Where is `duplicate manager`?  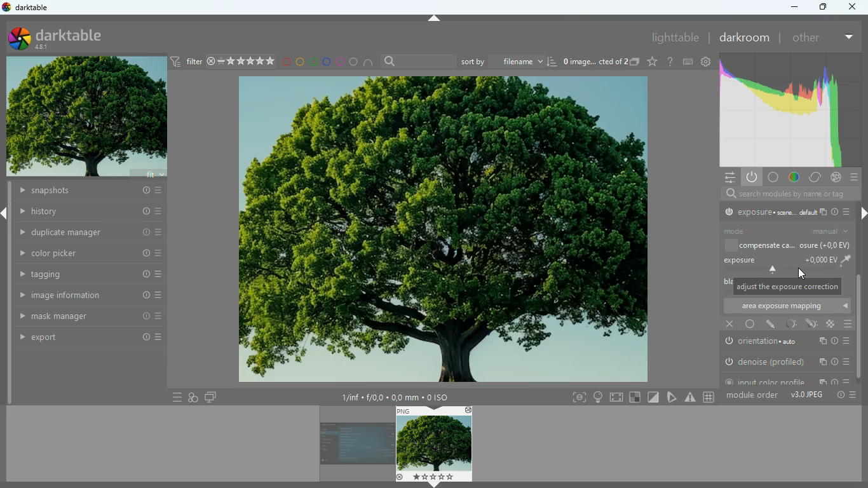
duplicate manager is located at coordinates (90, 233).